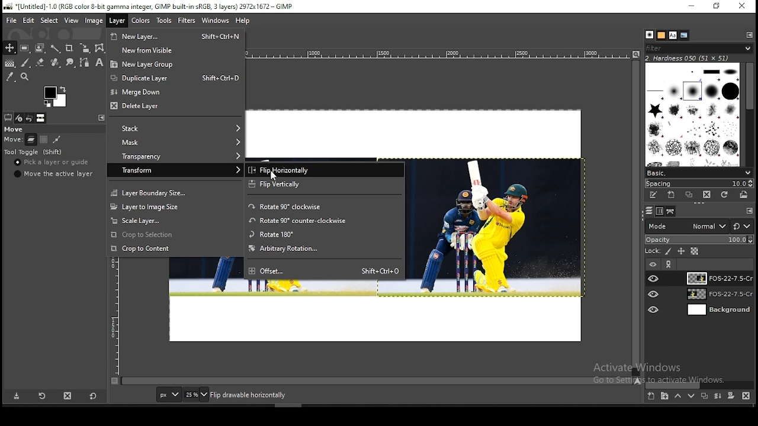  What do you see at coordinates (55, 96) in the screenshot?
I see `colors` at bounding box center [55, 96].